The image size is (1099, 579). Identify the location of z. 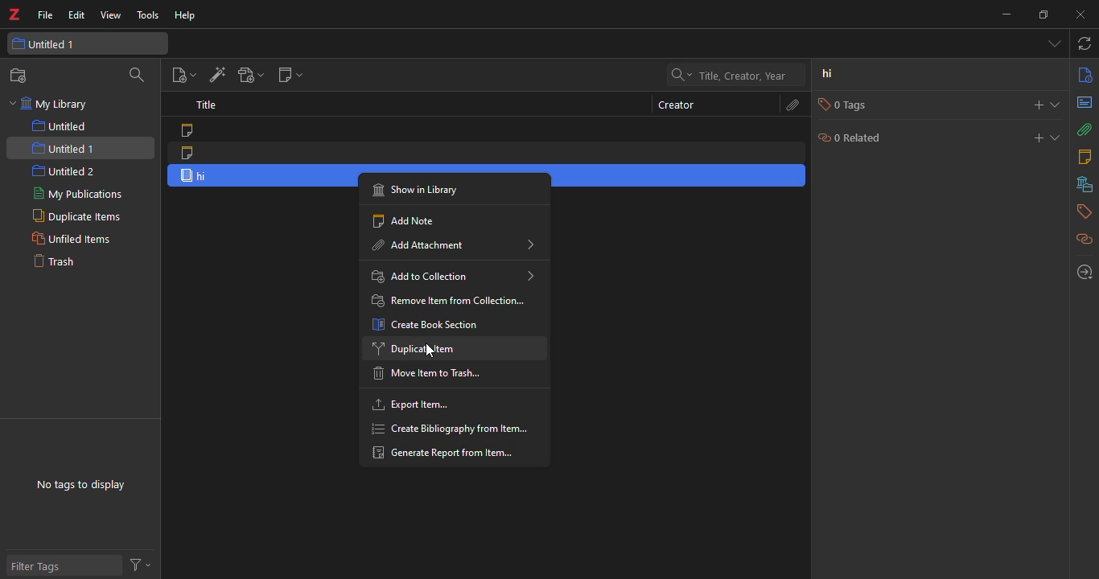
(14, 14).